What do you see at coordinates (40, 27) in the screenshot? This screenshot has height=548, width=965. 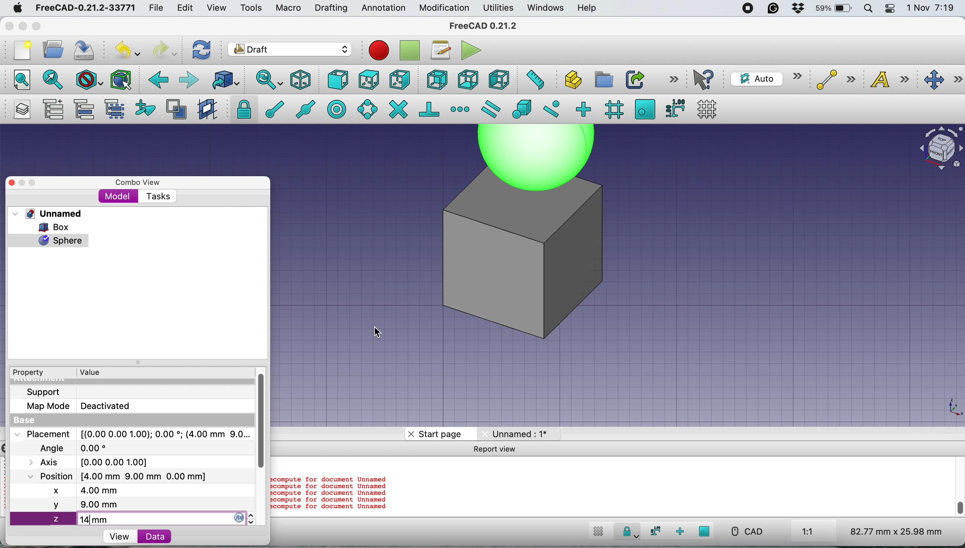 I see `maximise` at bounding box center [40, 27].